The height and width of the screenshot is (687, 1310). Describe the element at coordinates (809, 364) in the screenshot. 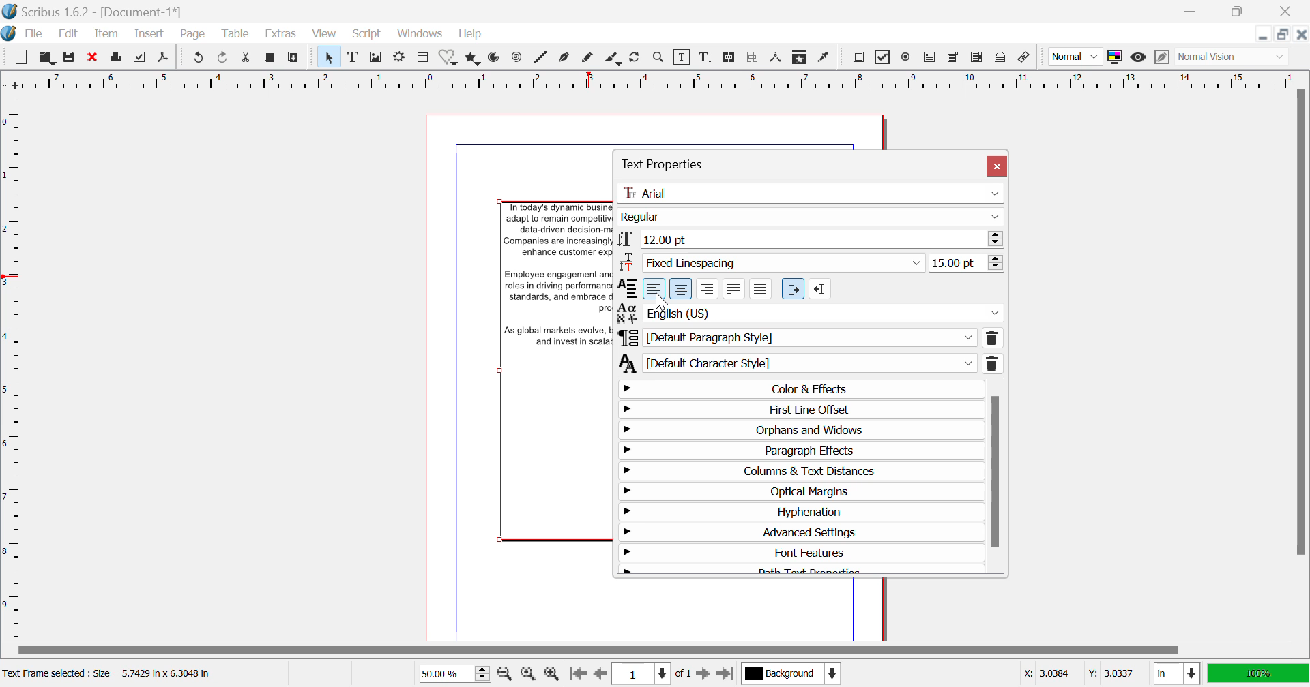

I see `Default Character Style` at that location.